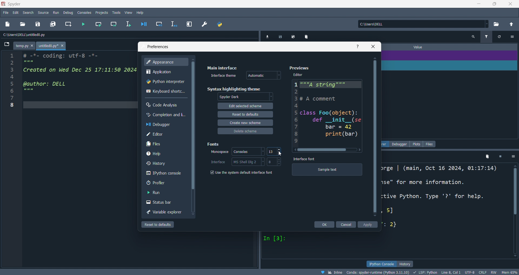 This screenshot has height=275, width=519. Describe the element at coordinates (407, 264) in the screenshot. I see `history` at that location.